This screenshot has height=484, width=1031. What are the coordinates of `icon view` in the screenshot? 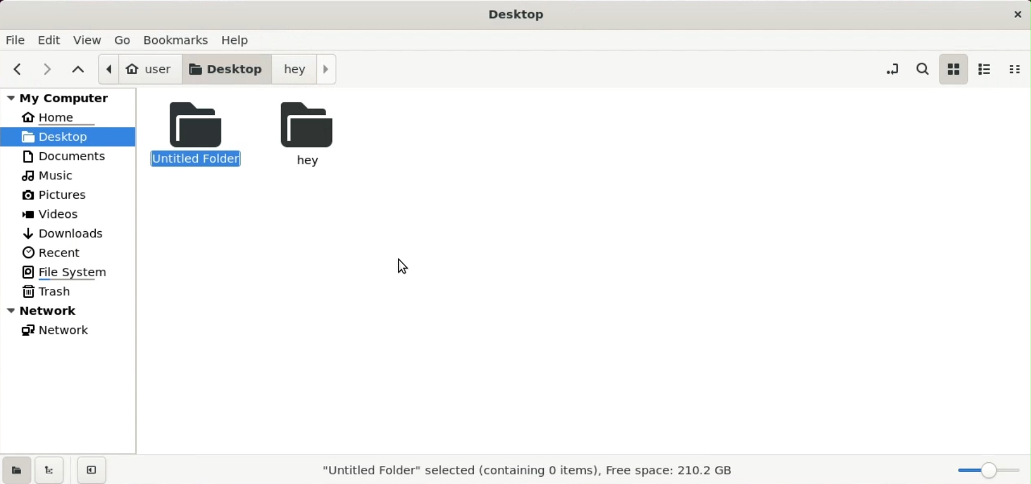 It's located at (953, 69).